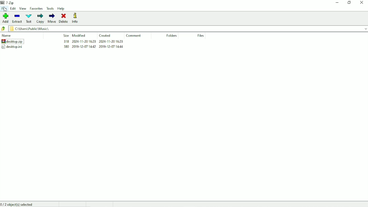  I want to click on Help, so click(61, 9).